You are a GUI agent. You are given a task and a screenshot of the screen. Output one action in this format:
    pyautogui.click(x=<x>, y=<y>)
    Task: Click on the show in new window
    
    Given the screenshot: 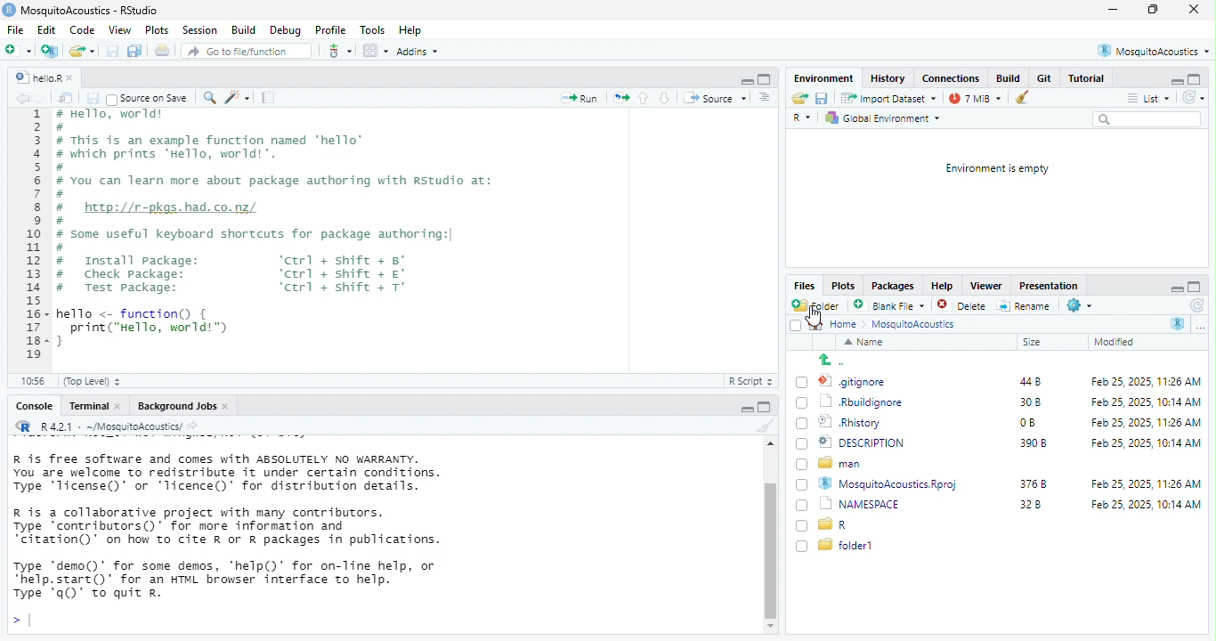 What is the action you would take?
    pyautogui.click(x=69, y=98)
    